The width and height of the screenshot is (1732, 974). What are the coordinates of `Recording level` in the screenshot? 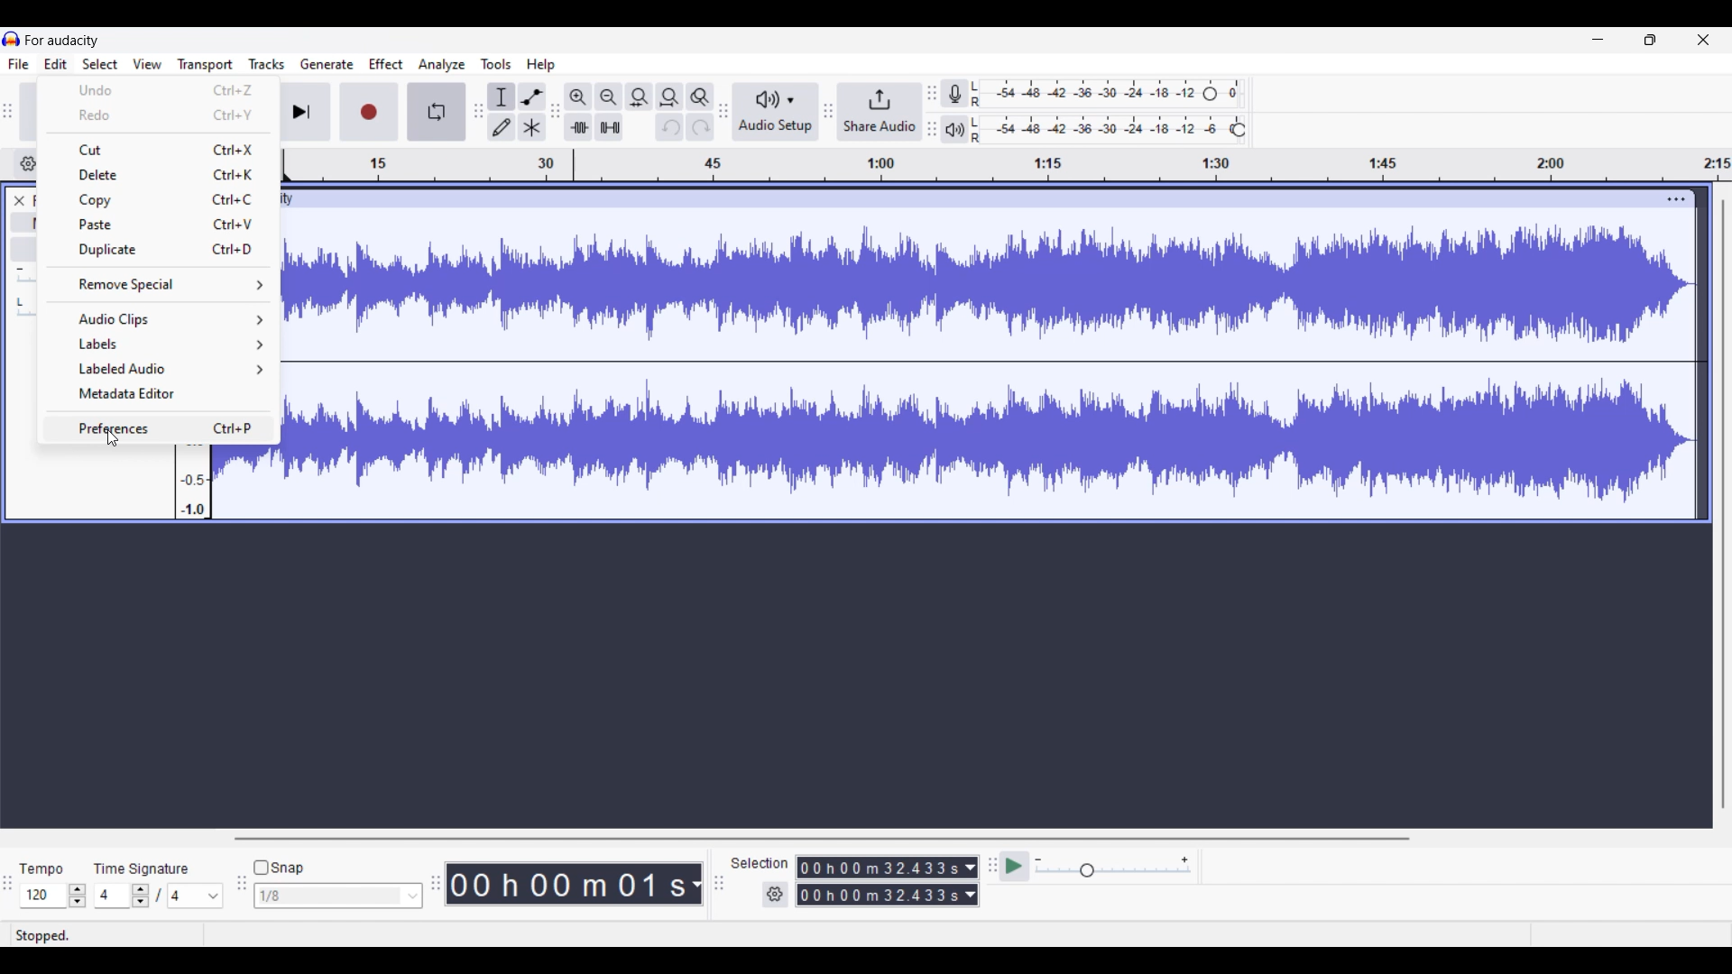 It's located at (1085, 94).